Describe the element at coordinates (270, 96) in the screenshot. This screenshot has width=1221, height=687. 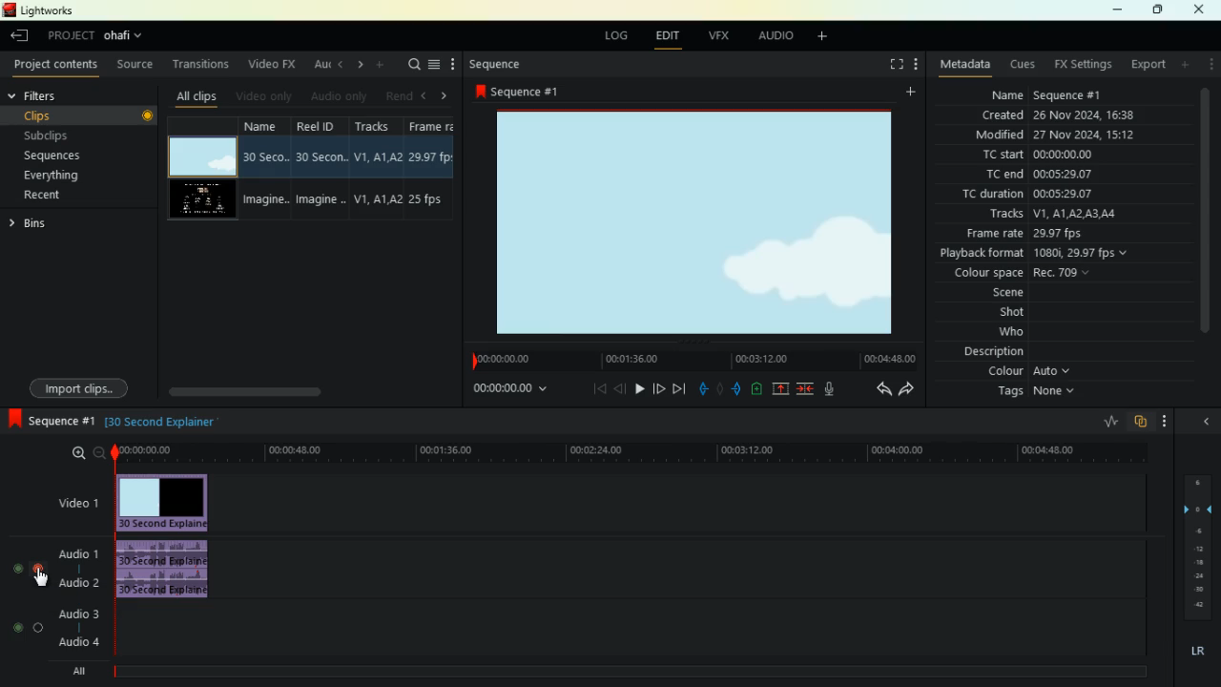
I see `video only` at that location.